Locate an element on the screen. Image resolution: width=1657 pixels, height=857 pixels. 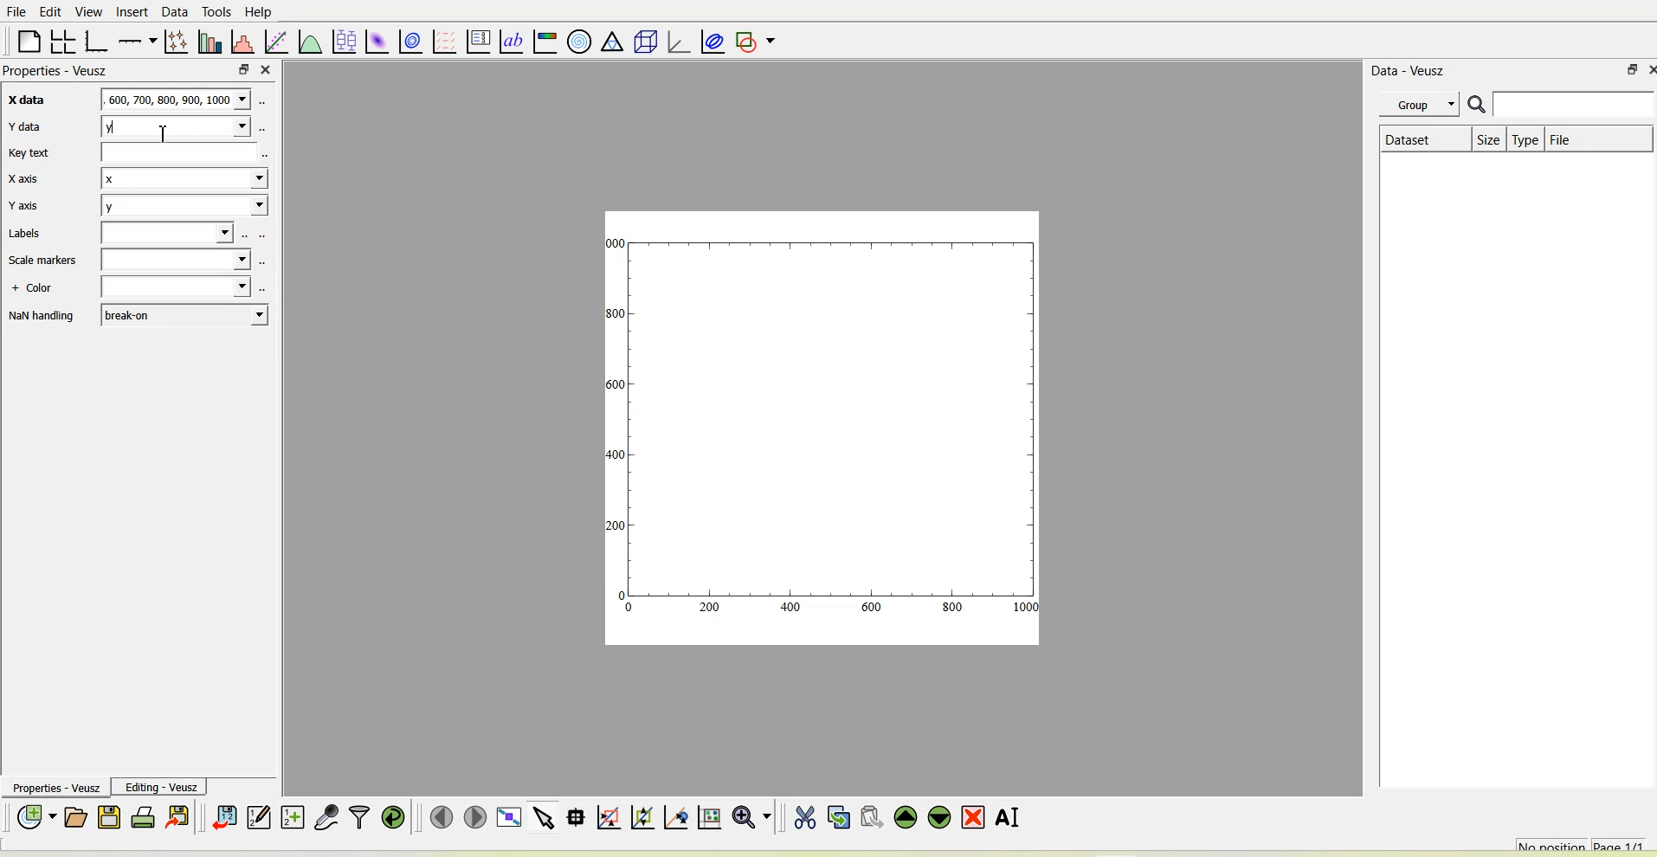
Base graph is located at coordinates (95, 42).